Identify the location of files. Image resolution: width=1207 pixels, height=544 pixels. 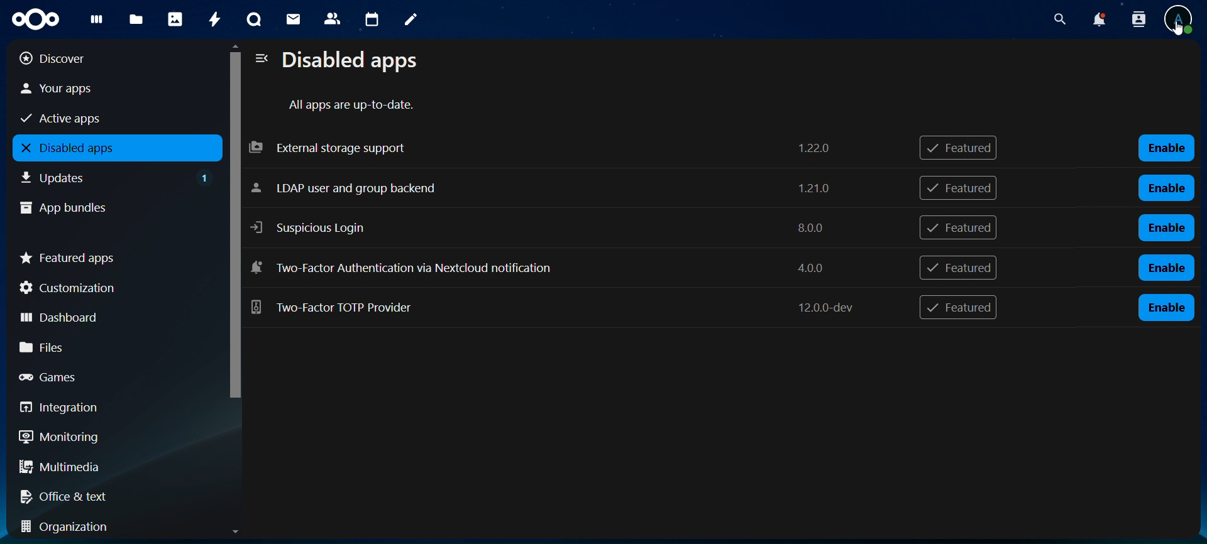
(136, 20).